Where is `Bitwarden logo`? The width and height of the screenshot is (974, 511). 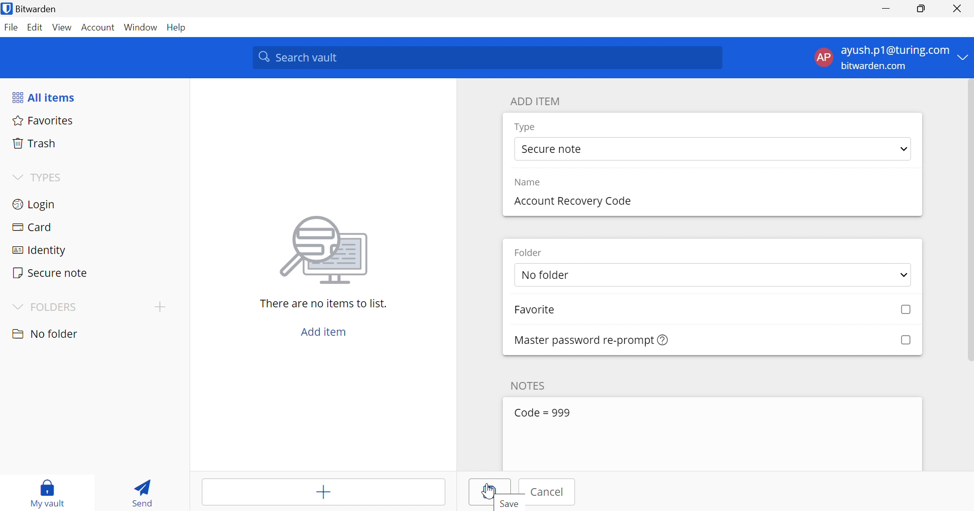
Bitwarden logo is located at coordinates (6, 9).